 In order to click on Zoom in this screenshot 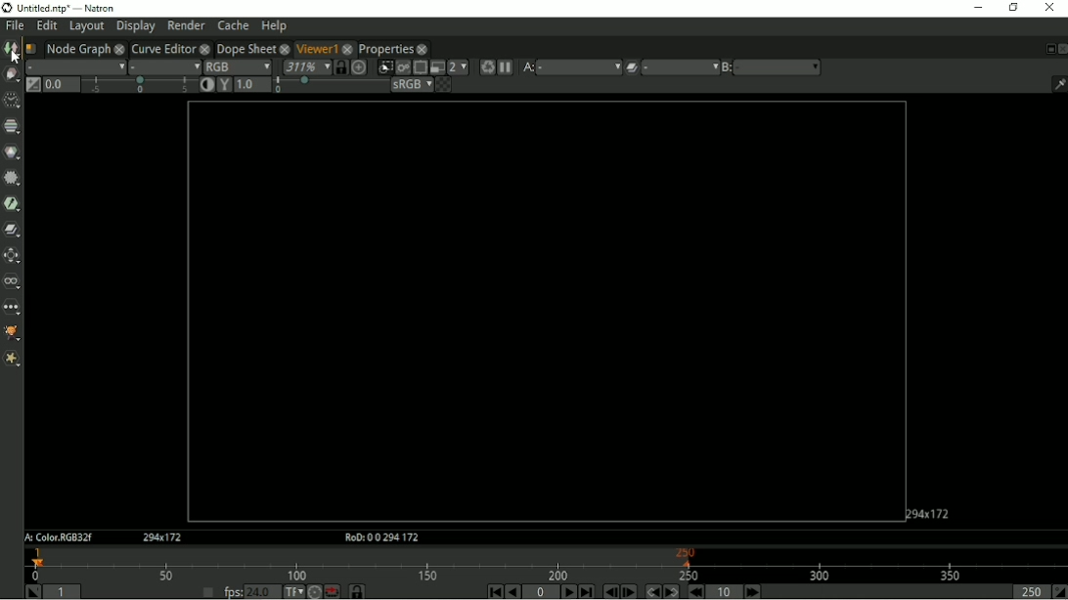, I will do `click(305, 66)`.